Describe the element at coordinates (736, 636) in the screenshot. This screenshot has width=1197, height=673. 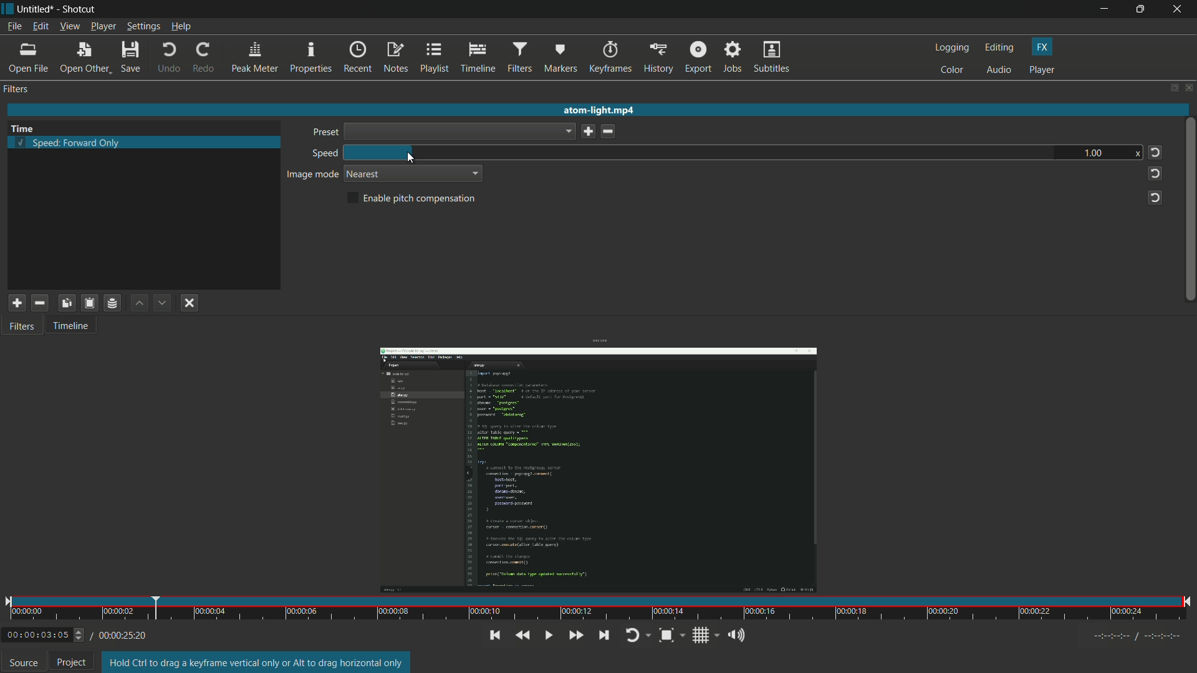
I see `show volume  control` at that location.